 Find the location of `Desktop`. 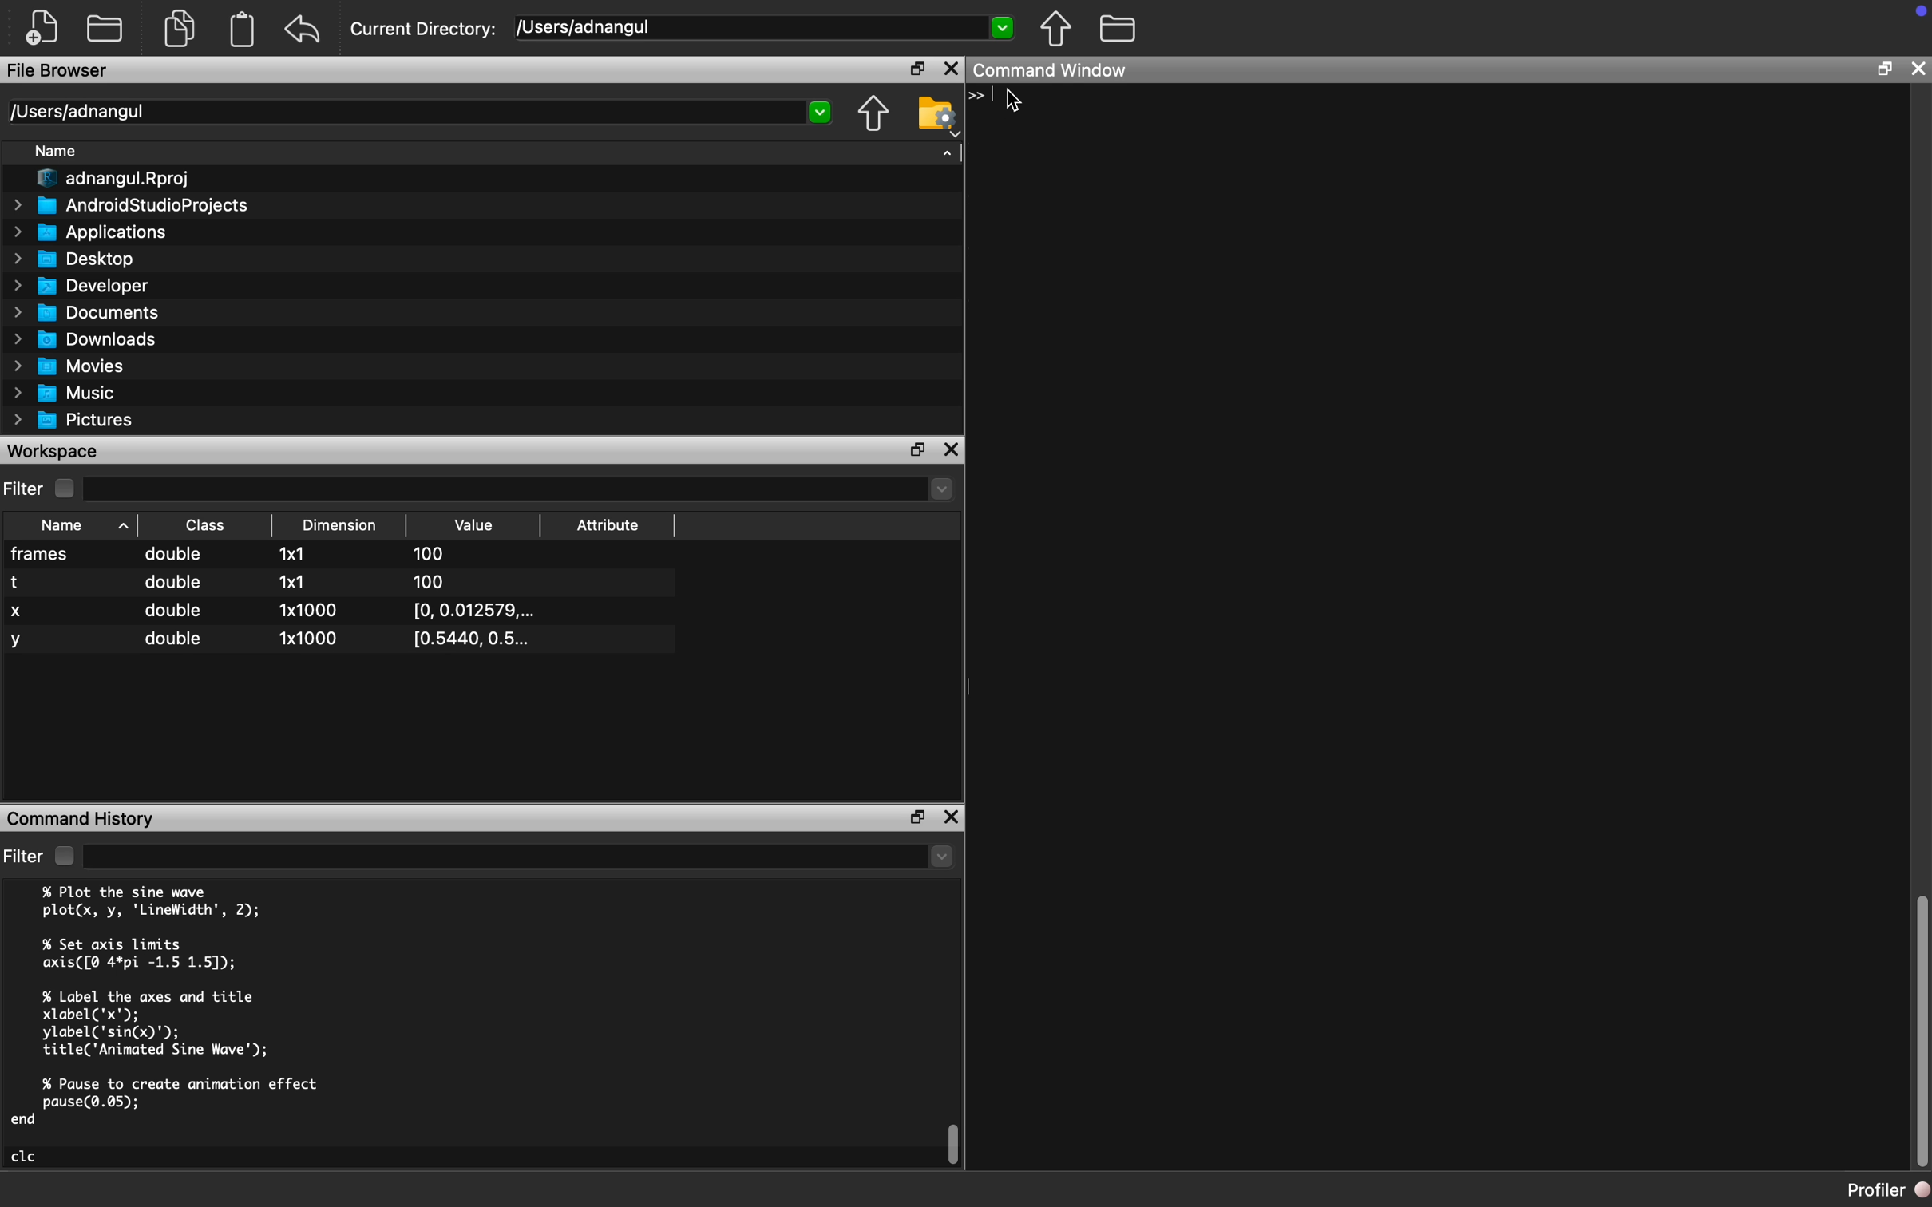

Desktop is located at coordinates (76, 259).